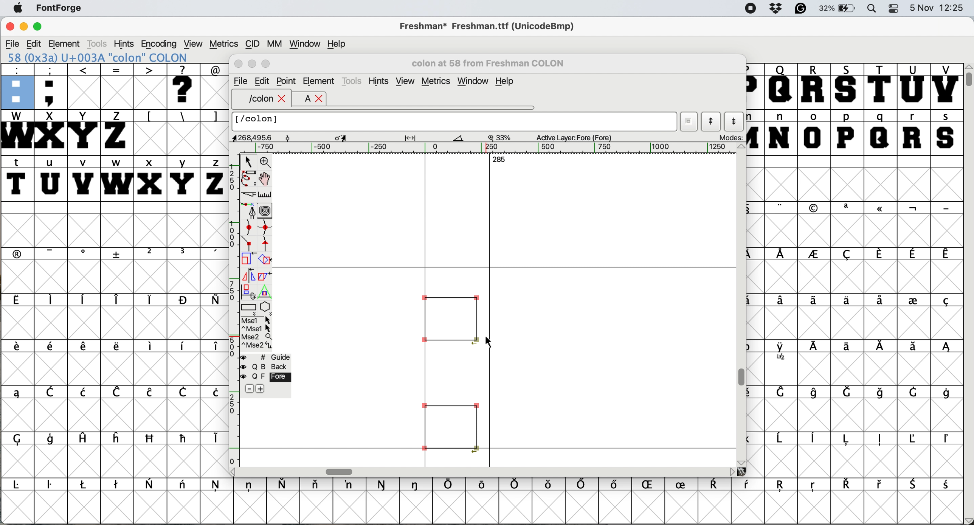 The height and width of the screenshot is (525, 974). What do you see at coordinates (257, 327) in the screenshot?
I see `^Mse` at bounding box center [257, 327].